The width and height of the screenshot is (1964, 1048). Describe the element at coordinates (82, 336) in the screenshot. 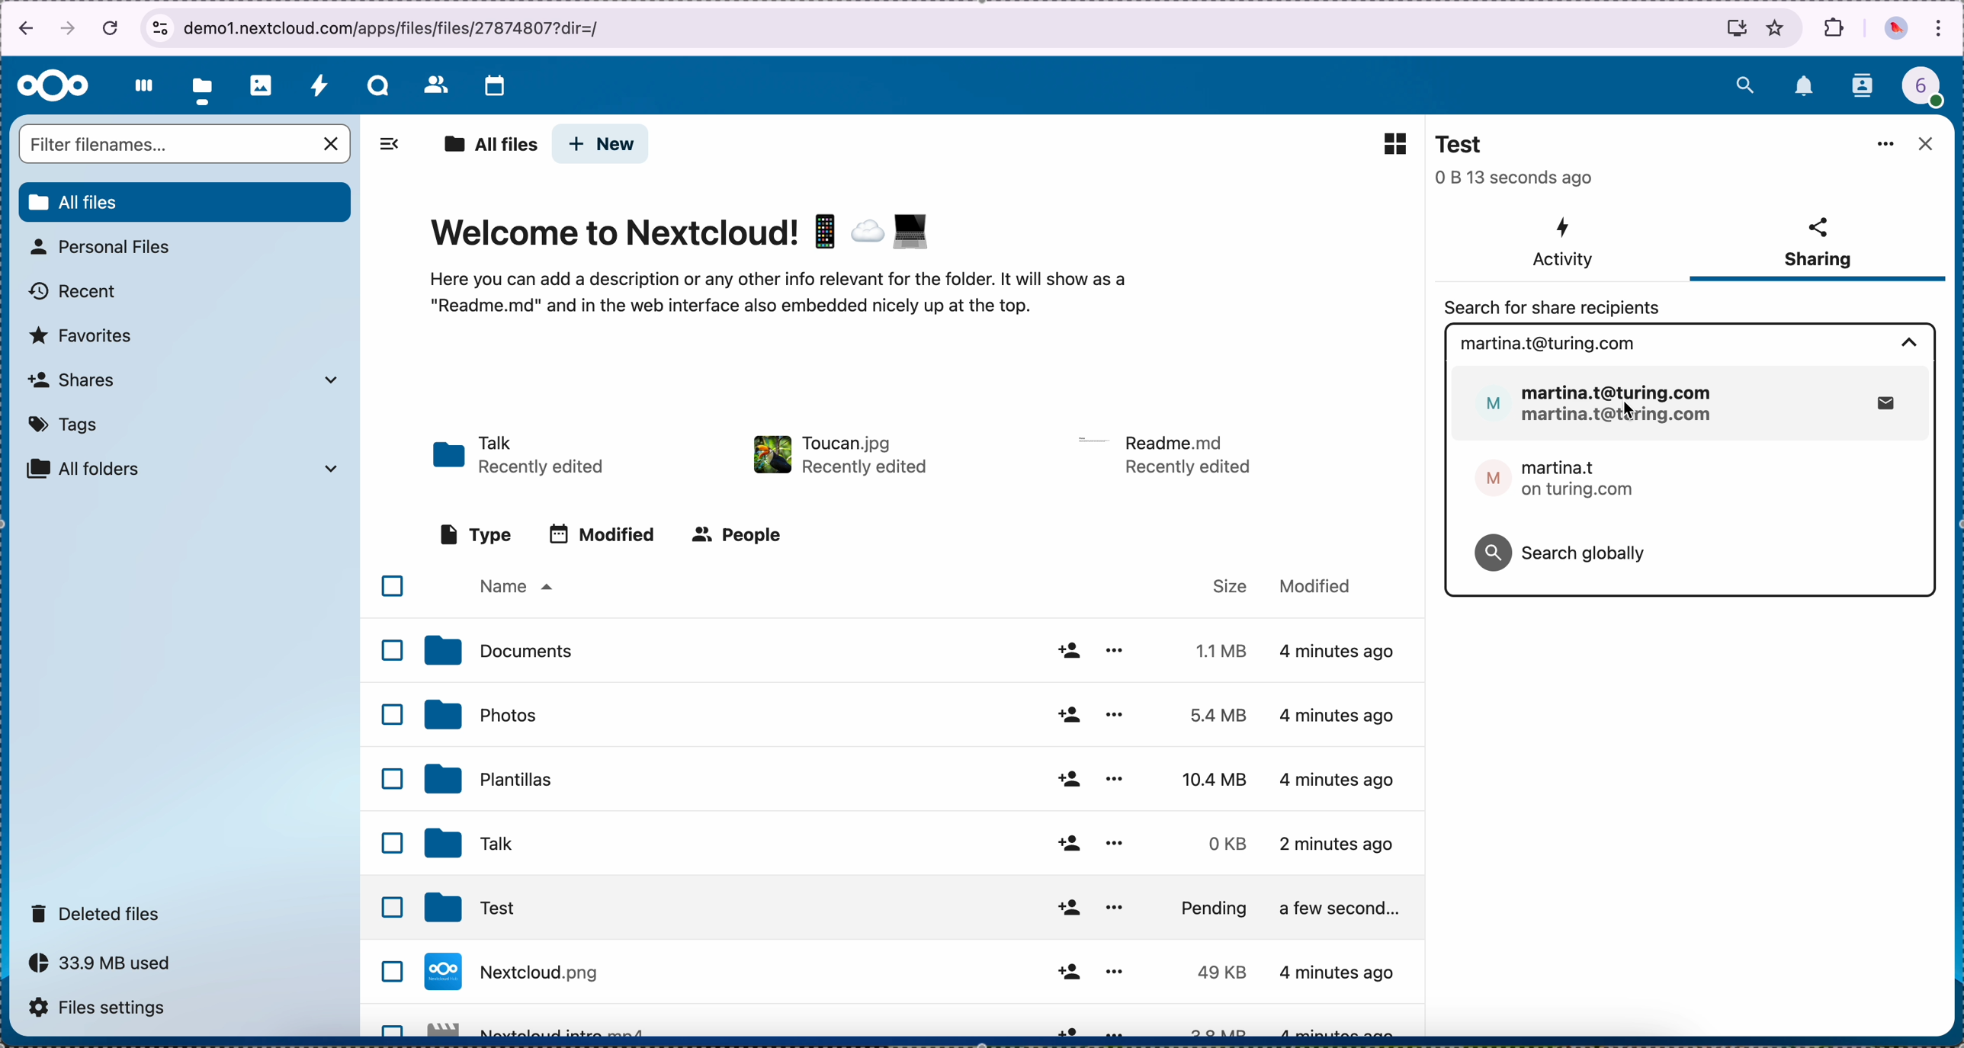

I see `favorites` at that location.